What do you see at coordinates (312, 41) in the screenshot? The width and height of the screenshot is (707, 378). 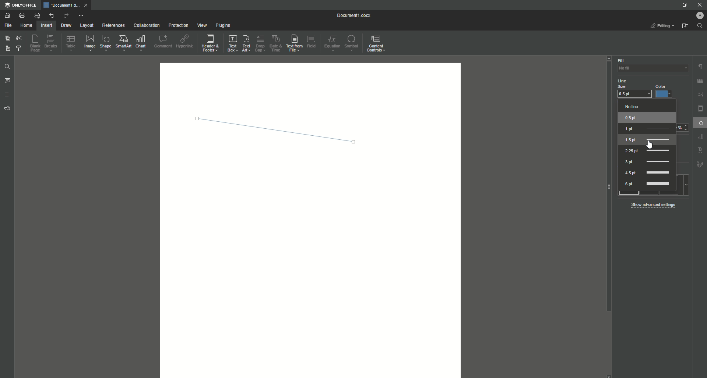 I see `Field` at bounding box center [312, 41].